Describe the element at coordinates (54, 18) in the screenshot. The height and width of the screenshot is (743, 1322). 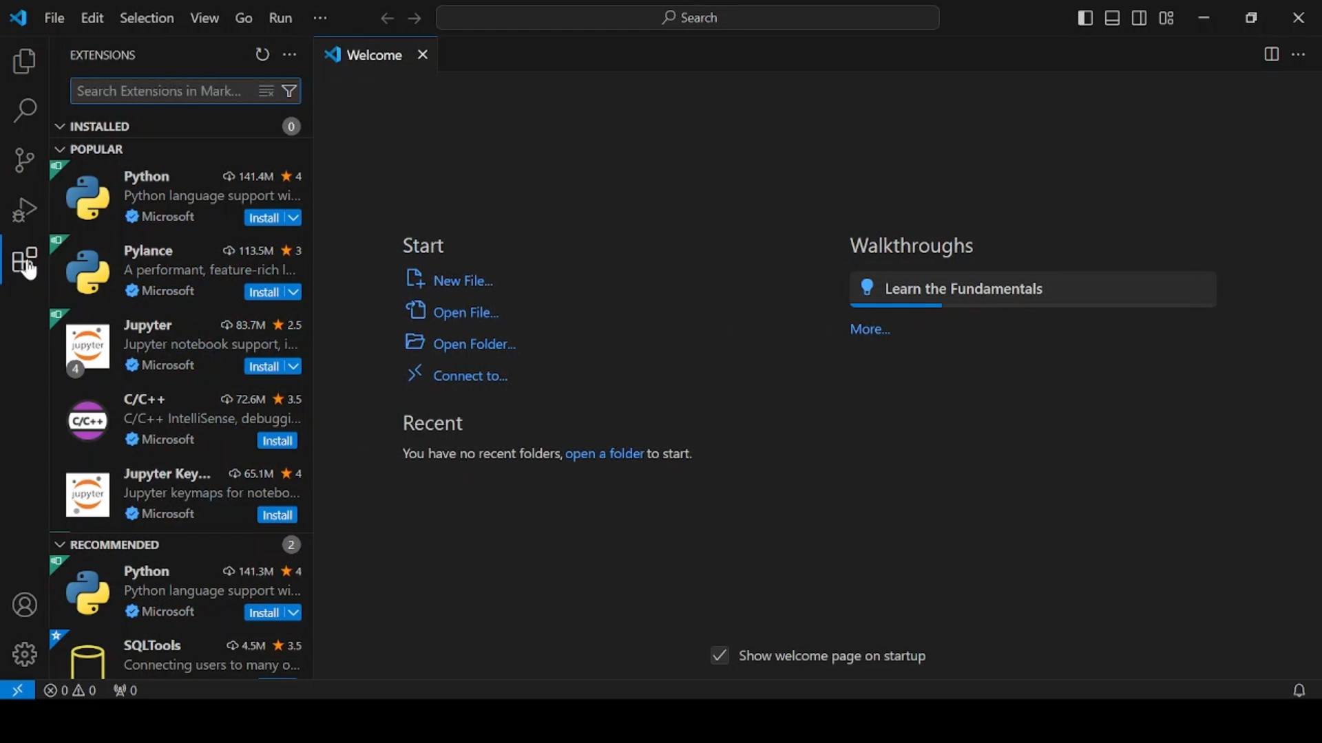
I see `file` at that location.